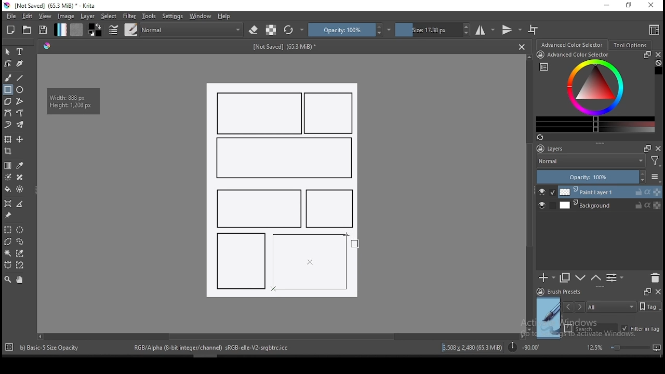 This screenshot has height=374, width=665. Describe the element at coordinates (47, 46) in the screenshot. I see `Hue` at that location.